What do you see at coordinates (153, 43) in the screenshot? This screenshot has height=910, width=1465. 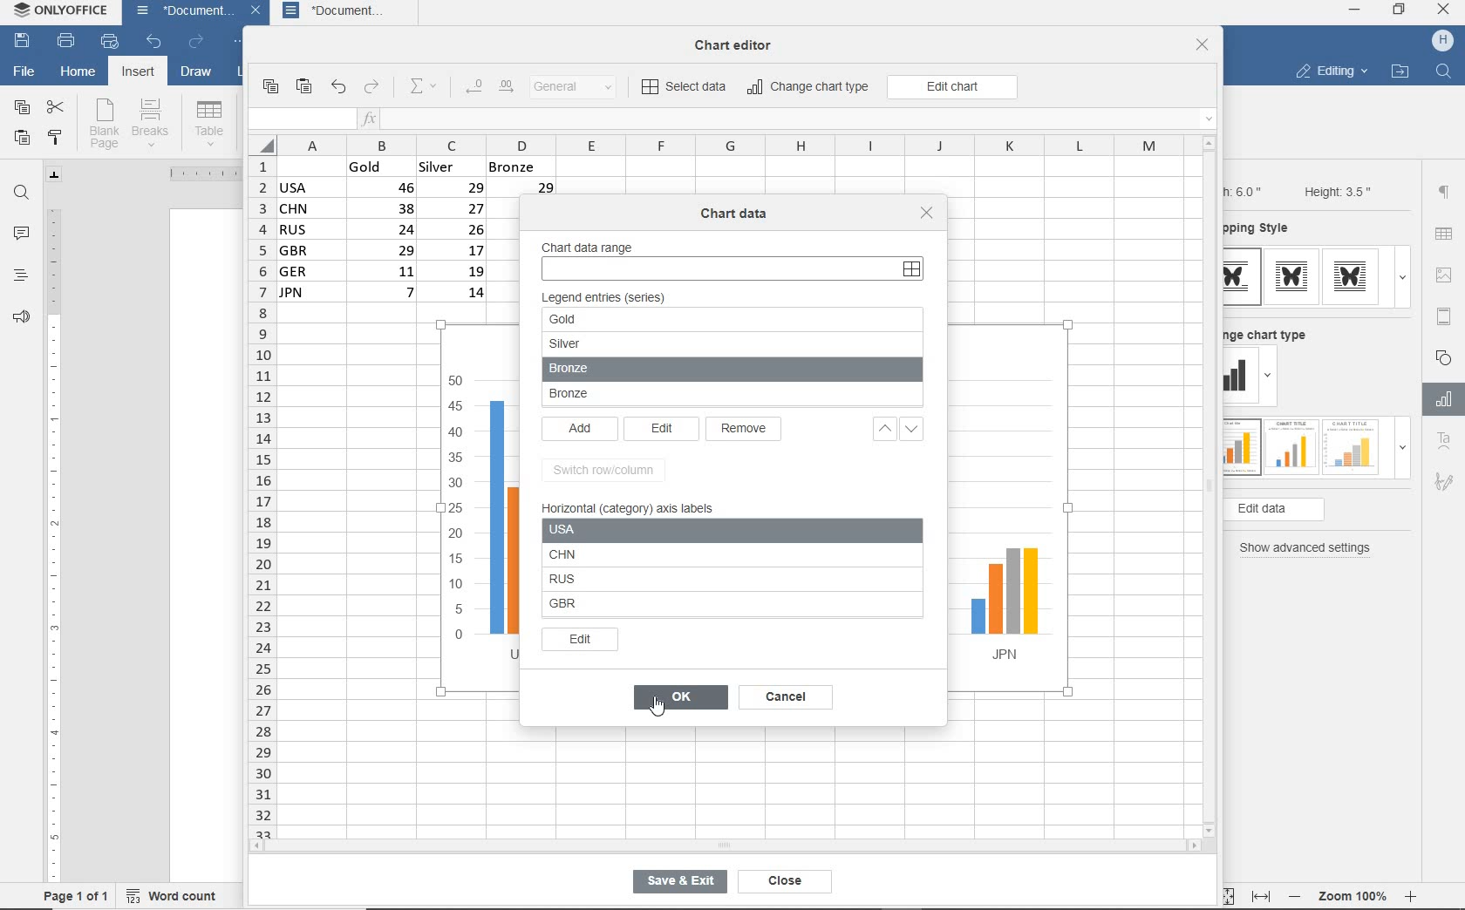 I see `undo` at bounding box center [153, 43].